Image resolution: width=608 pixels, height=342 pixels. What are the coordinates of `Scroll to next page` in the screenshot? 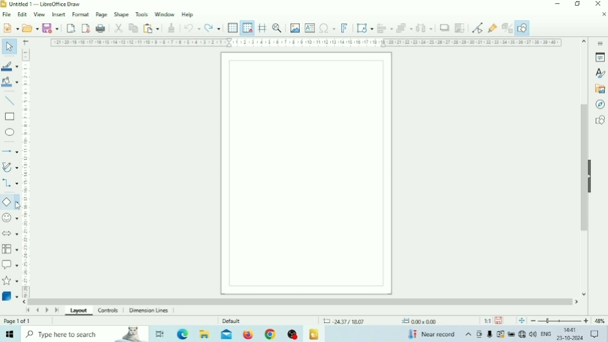 It's located at (47, 310).